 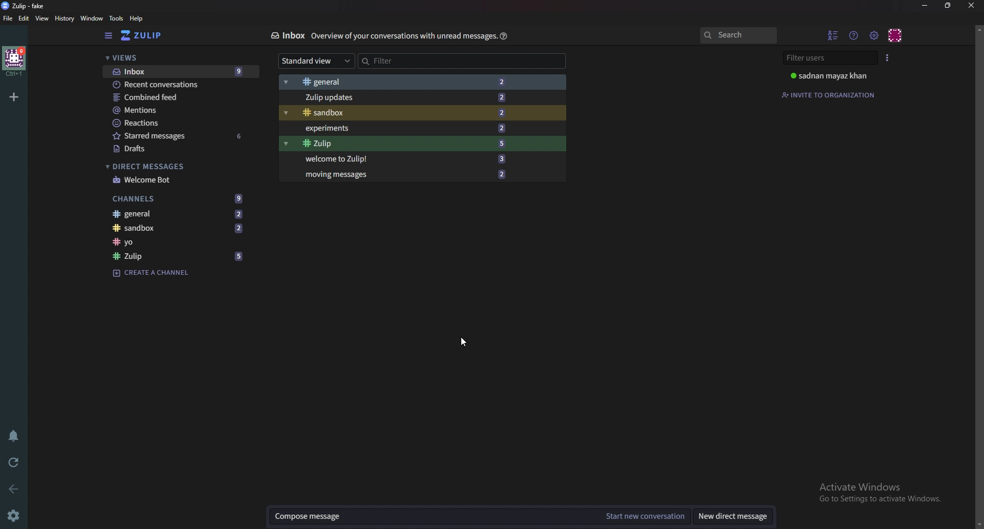 I want to click on General, so click(x=400, y=82).